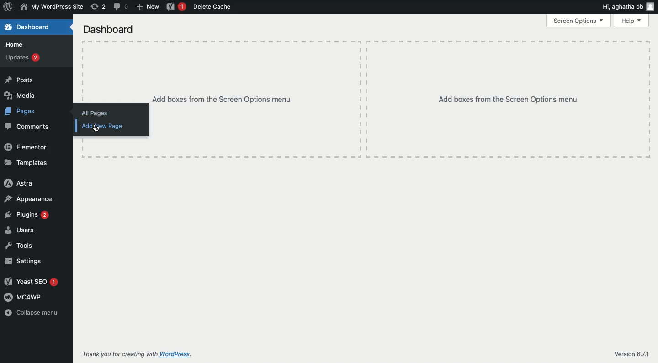 The width and height of the screenshot is (658, 363). I want to click on Elementor, so click(27, 146).